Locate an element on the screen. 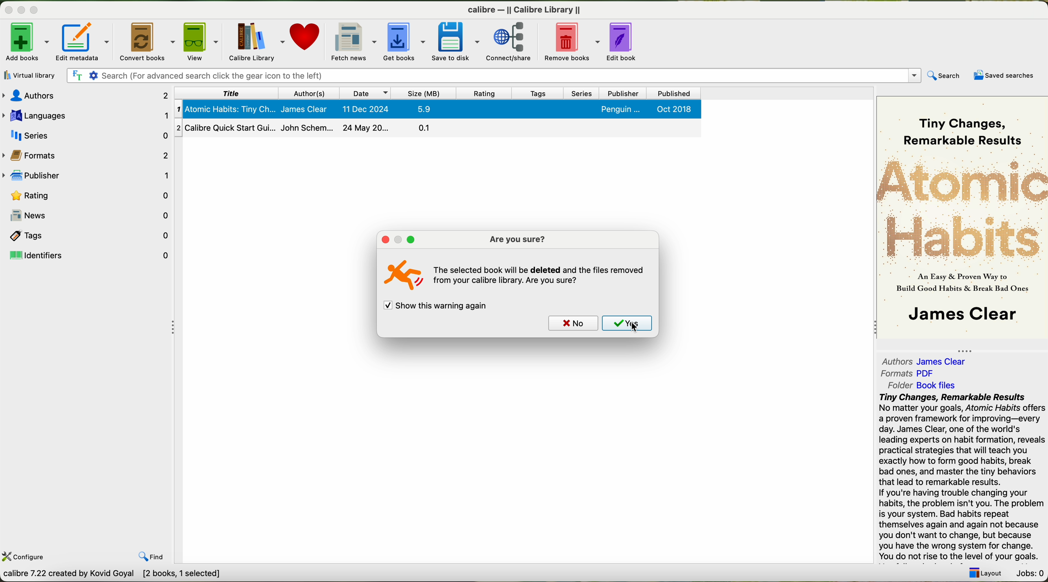 The height and width of the screenshot is (582, 1048). layout is located at coordinates (988, 573).